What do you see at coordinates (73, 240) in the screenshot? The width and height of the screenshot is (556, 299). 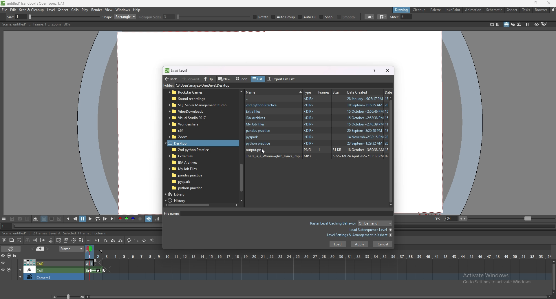 I see `auto input cell number` at bounding box center [73, 240].